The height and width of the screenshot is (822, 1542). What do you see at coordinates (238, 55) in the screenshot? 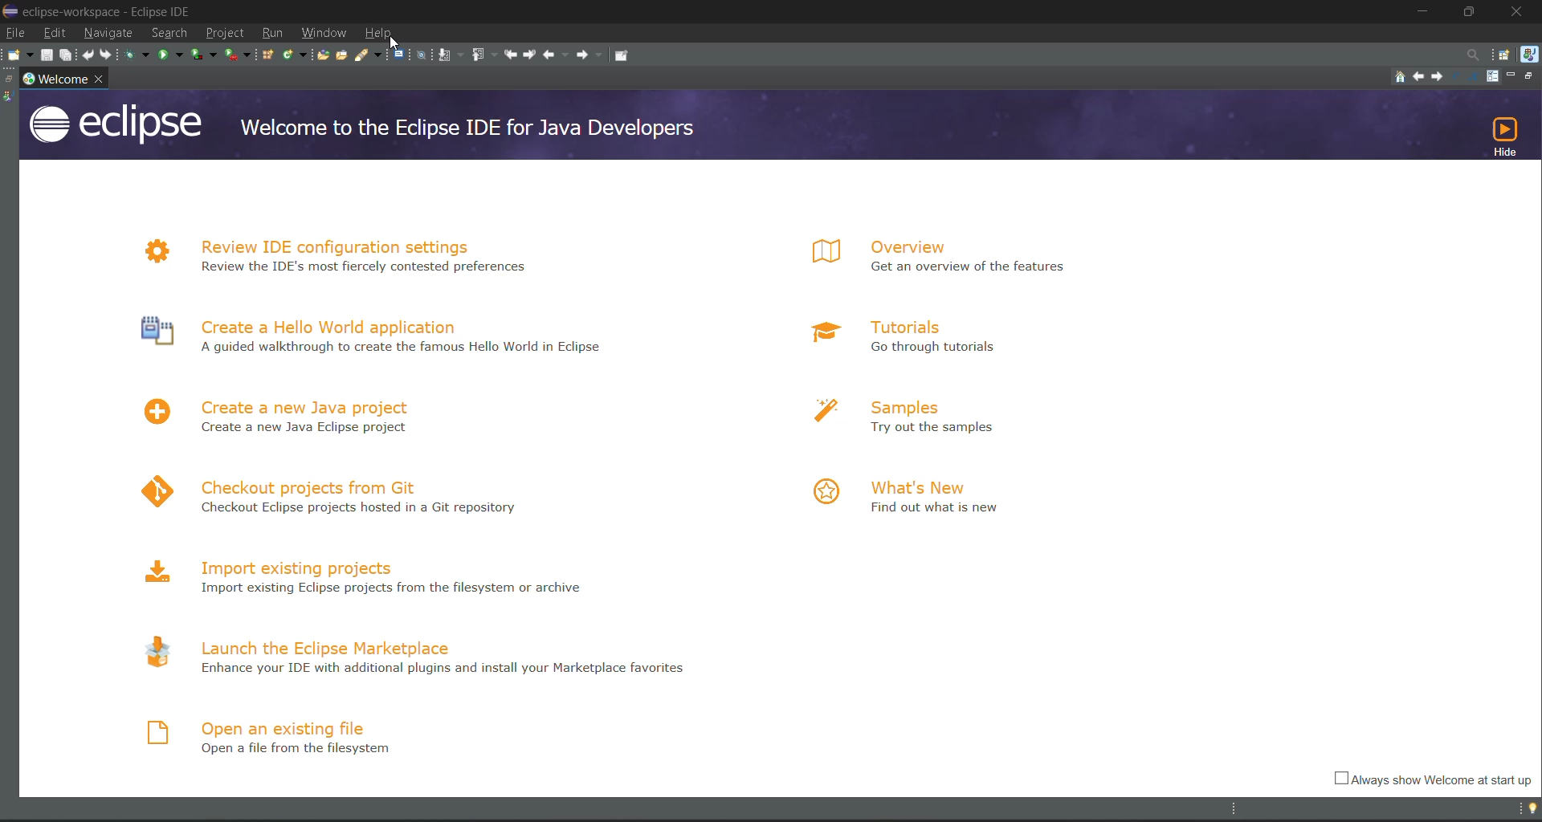
I see `run last tool` at bounding box center [238, 55].